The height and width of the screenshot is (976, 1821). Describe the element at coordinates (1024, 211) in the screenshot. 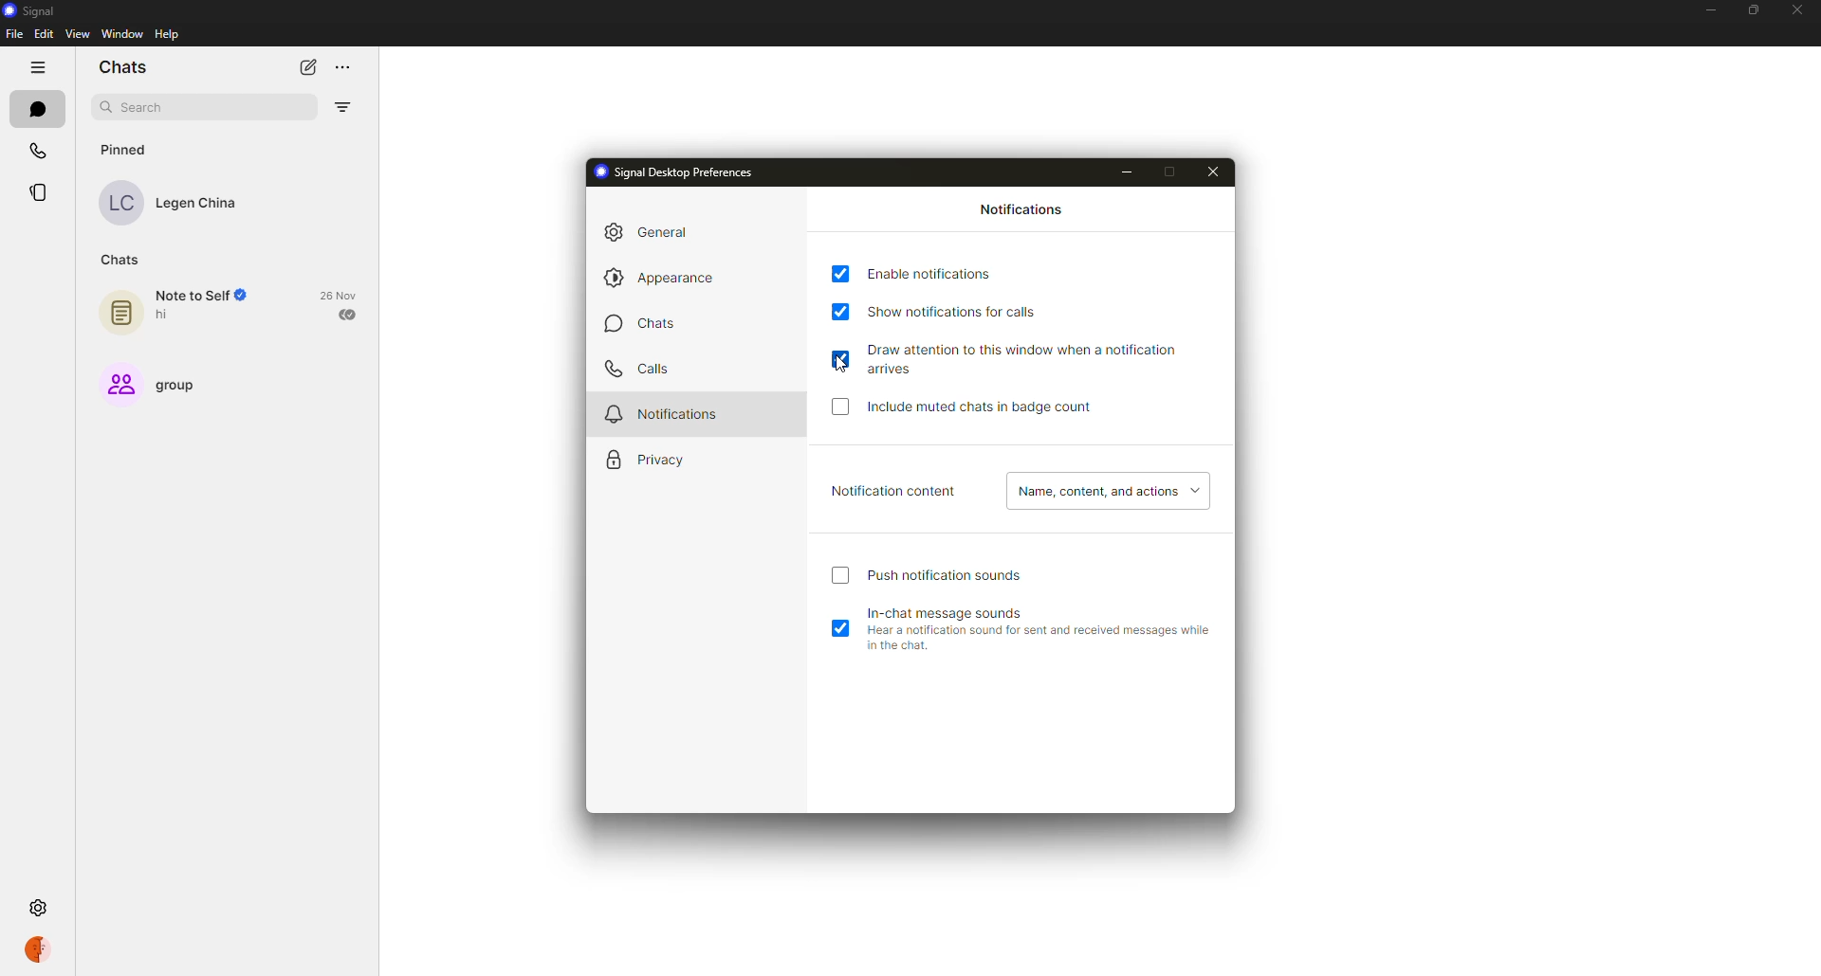

I see `notifications` at that location.